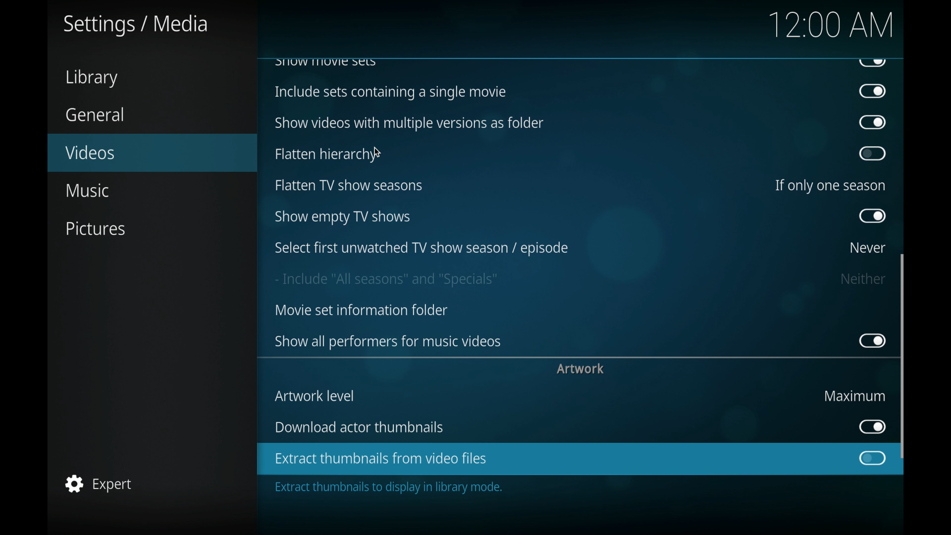  What do you see at coordinates (903, 357) in the screenshot?
I see `scroll box` at bounding box center [903, 357].